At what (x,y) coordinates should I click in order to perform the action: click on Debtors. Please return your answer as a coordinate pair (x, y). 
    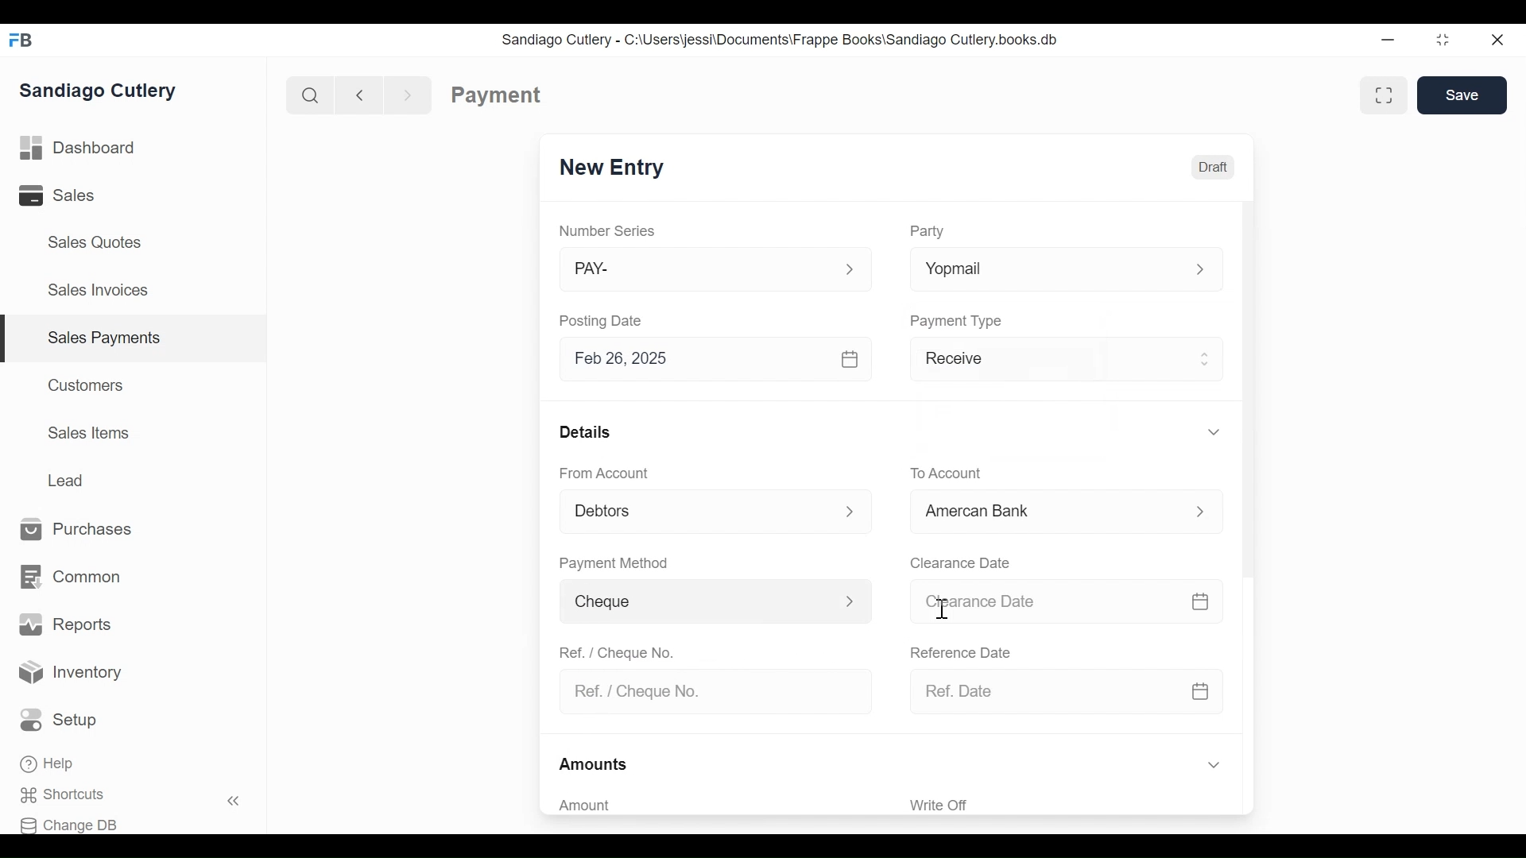
    Looking at the image, I should click on (695, 513).